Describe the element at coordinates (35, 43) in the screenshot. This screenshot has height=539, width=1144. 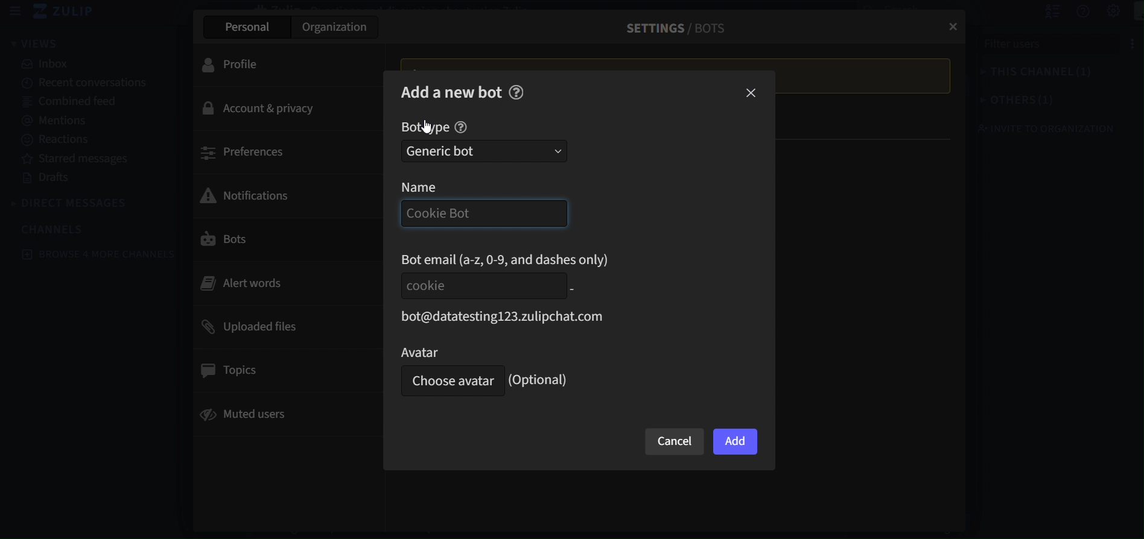
I see `view` at that location.